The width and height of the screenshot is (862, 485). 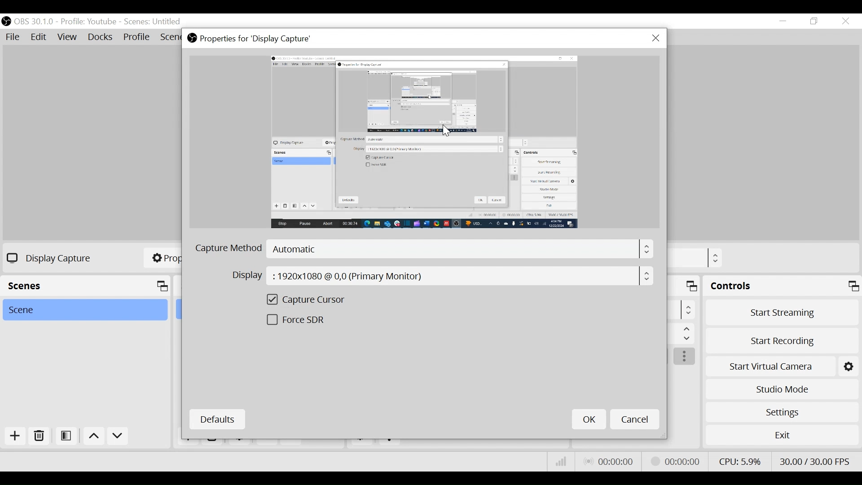 I want to click on Frame Per Second, so click(x=814, y=461).